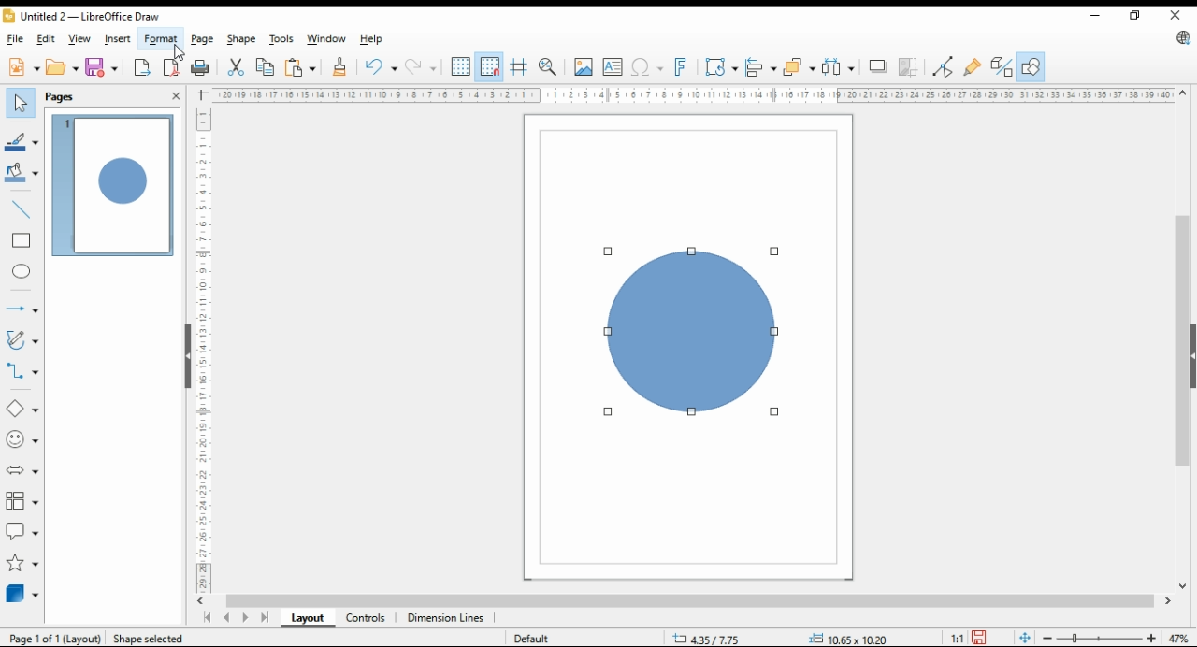 This screenshot has width=1197, height=647. What do you see at coordinates (1097, 17) in the screenshot?
I see `minimize` at bounding box center [1097, 17].